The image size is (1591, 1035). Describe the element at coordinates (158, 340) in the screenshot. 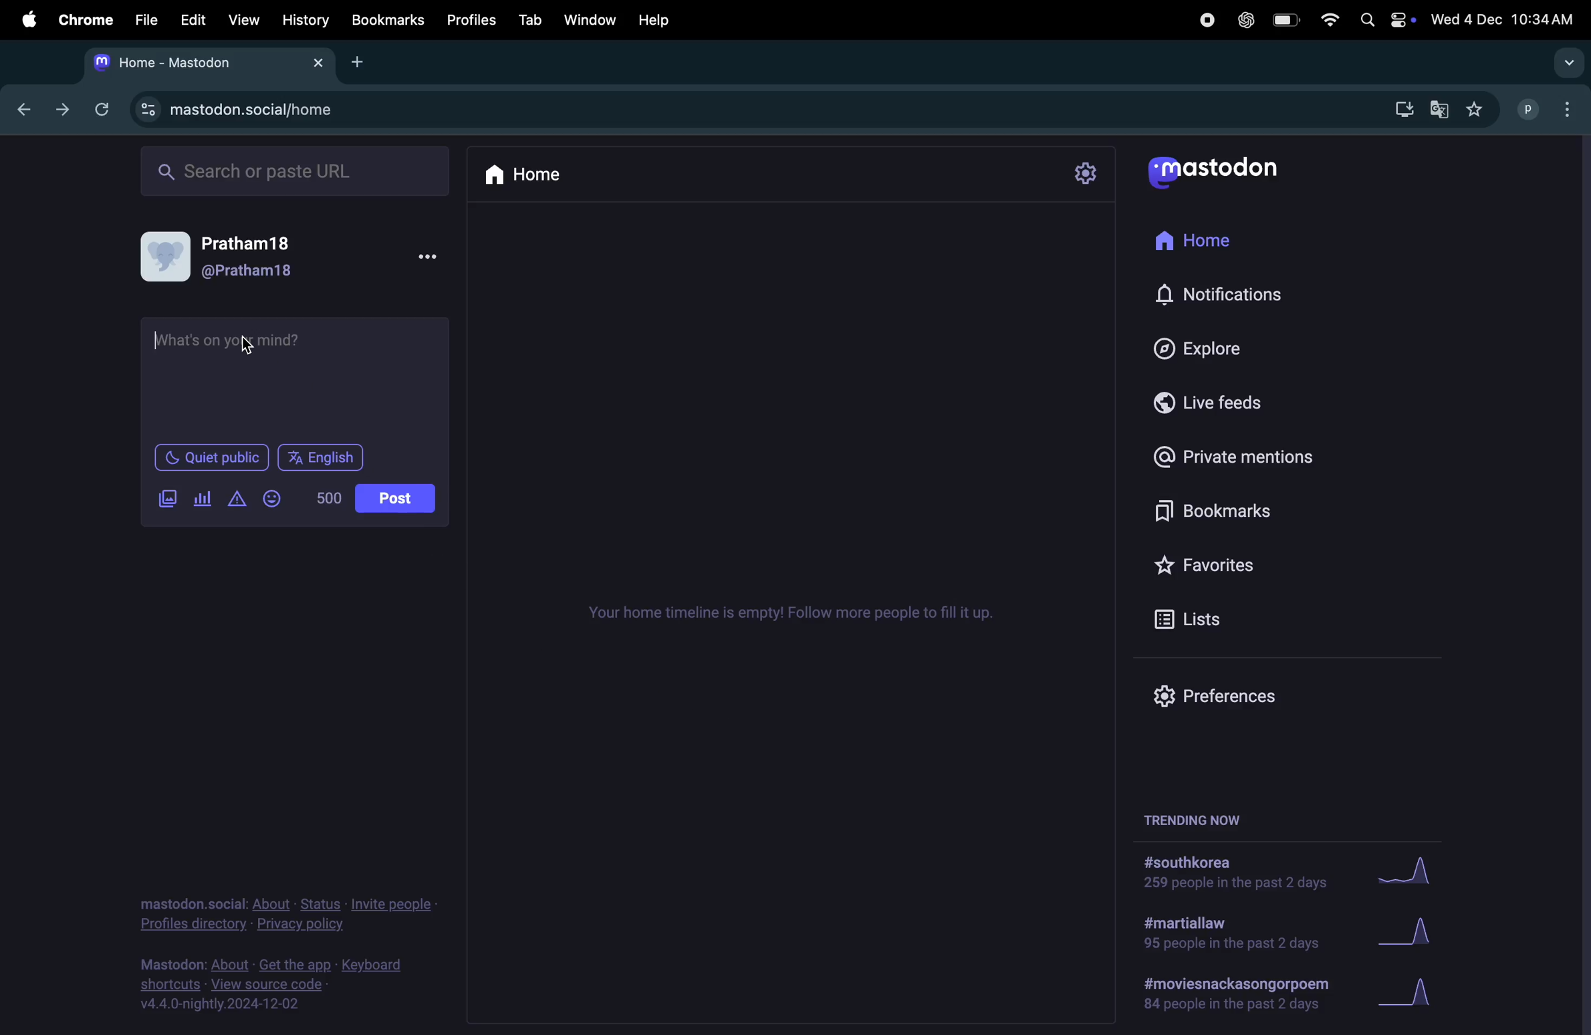

I see `cursor` at that location.